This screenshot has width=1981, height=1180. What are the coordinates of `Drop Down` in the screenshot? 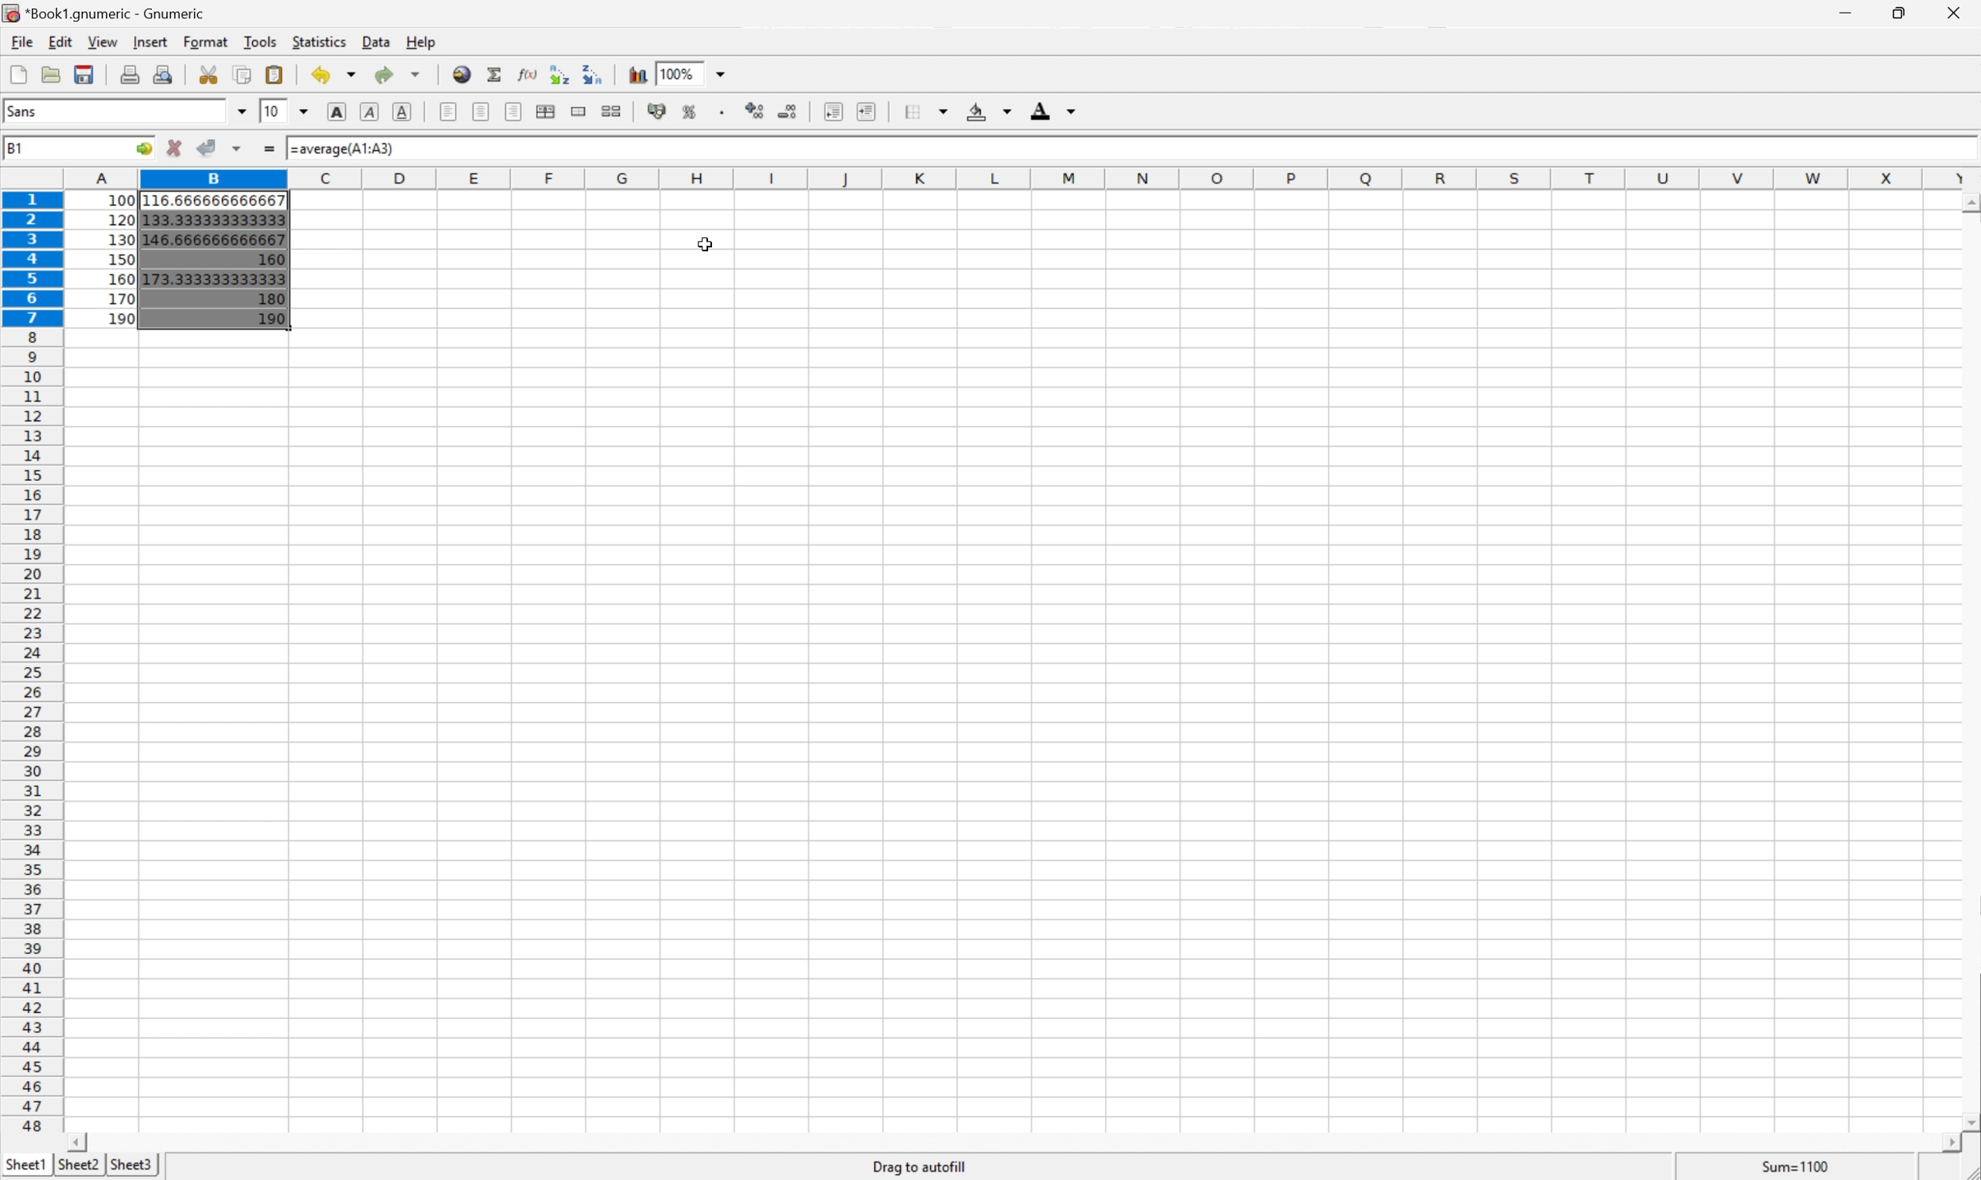 It's located at (718, 72).